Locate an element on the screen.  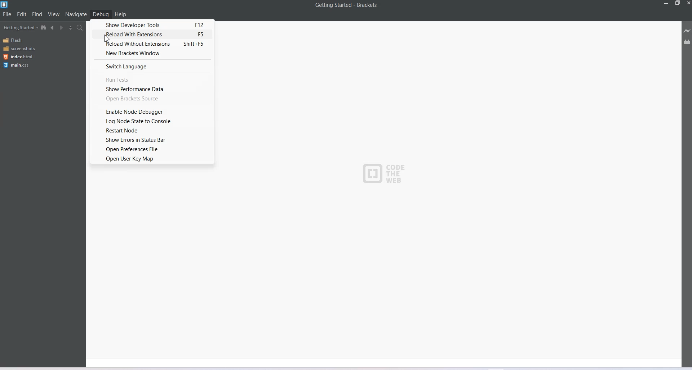
Show performance data is located at coordinates (152, 89).